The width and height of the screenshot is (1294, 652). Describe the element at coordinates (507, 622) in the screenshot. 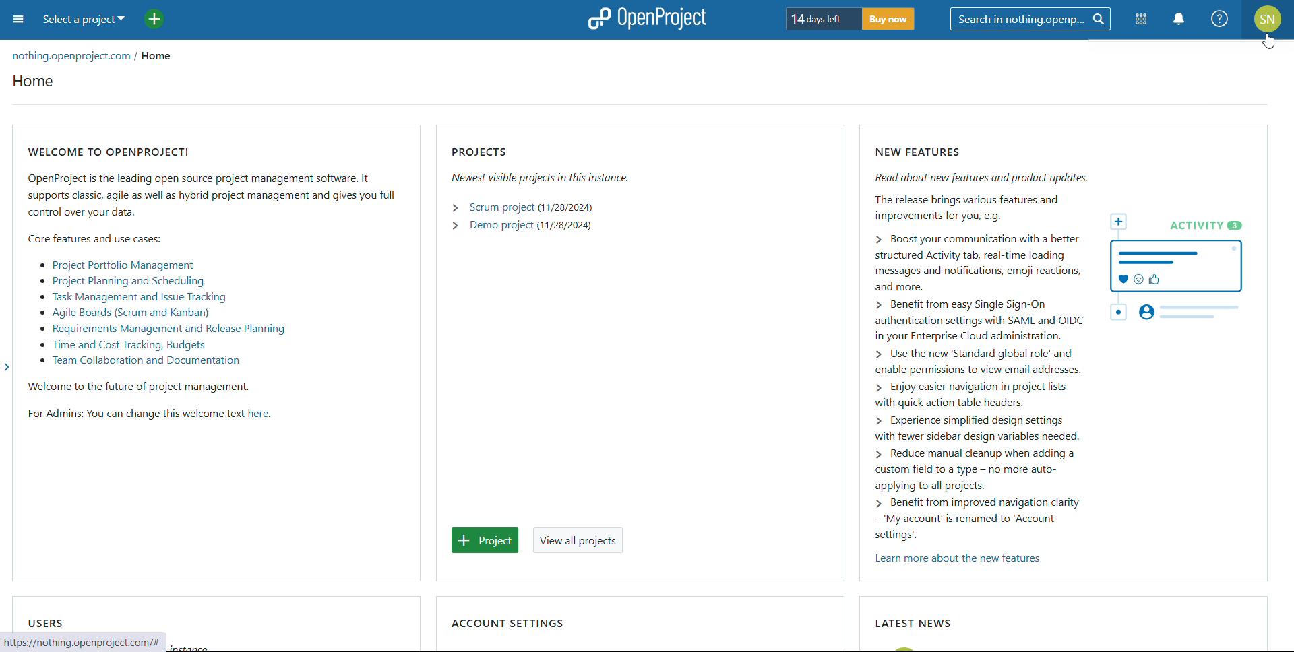

I see `account settings` at that location.